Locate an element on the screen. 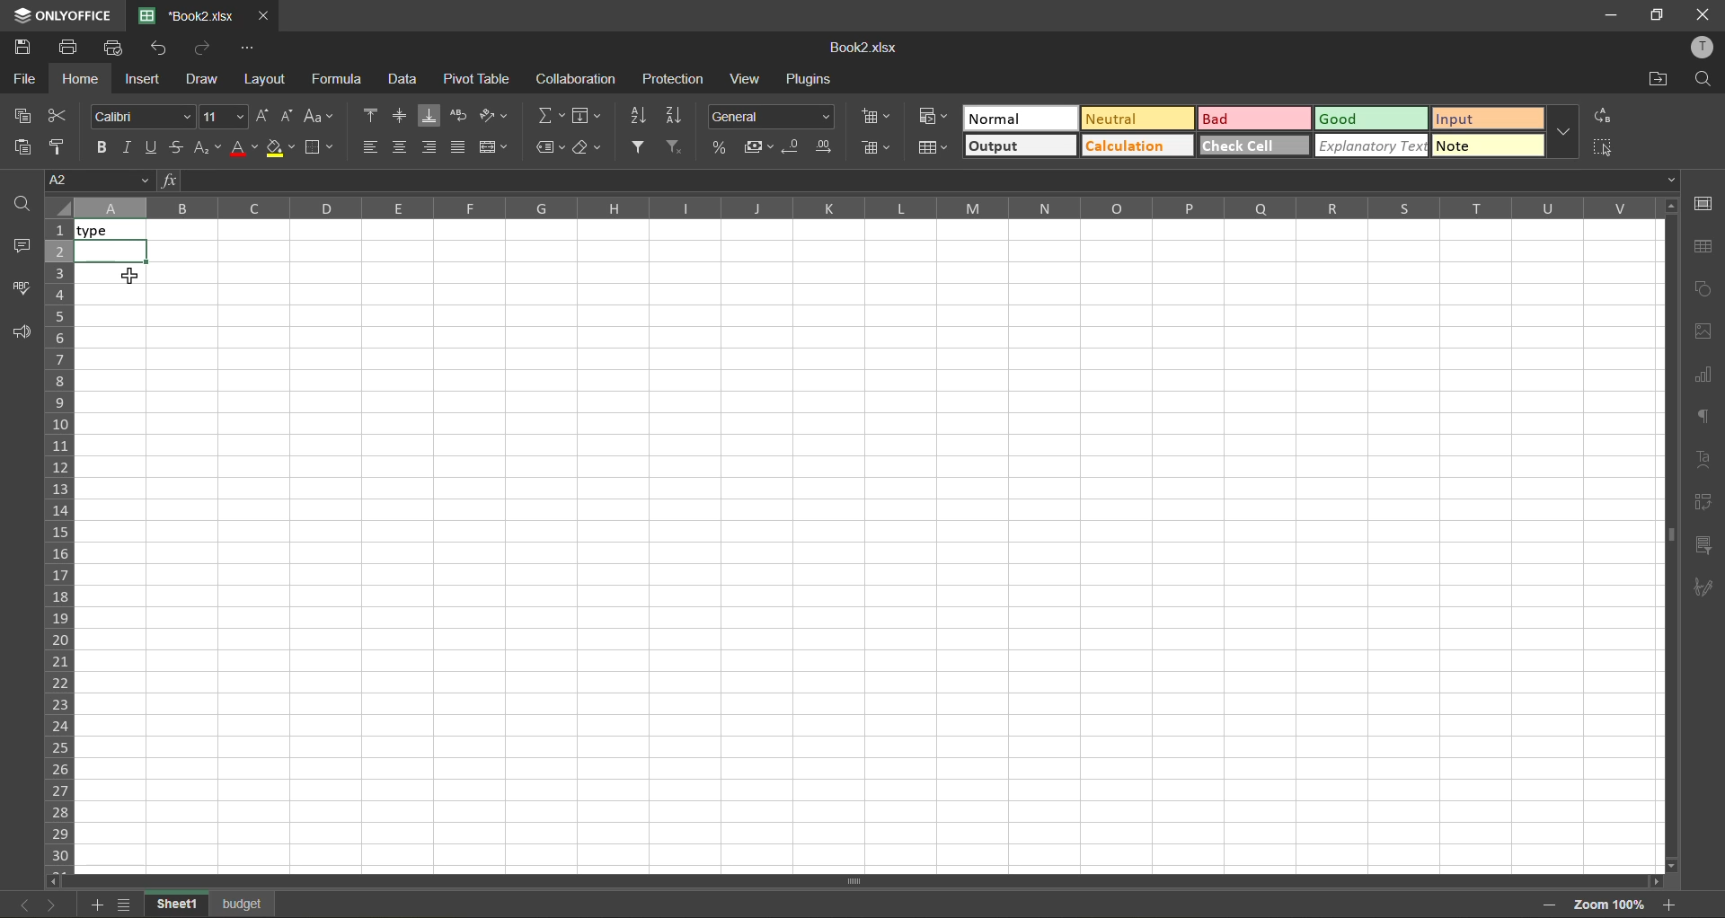 This screenshot has height=918, width=1725. pivot table is located at coordinates (476, 79).